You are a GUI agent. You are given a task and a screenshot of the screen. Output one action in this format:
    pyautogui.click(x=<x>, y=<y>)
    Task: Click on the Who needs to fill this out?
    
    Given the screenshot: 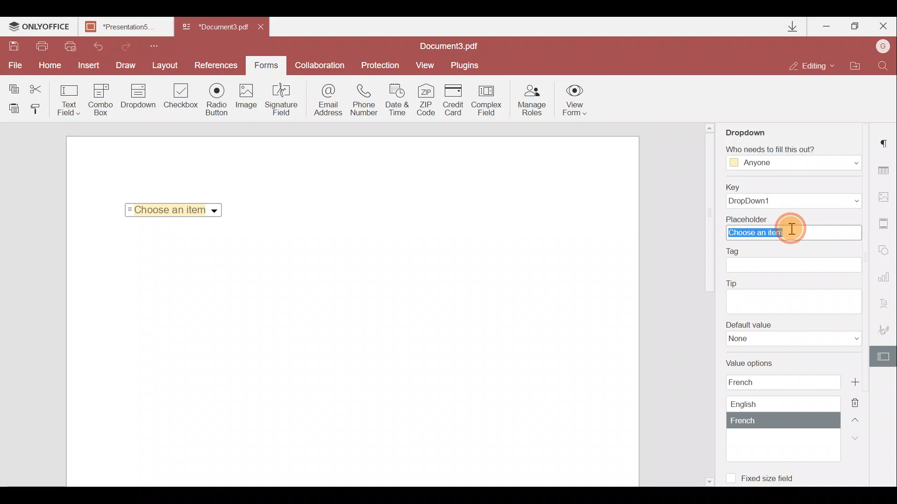 What is the action you would take?
    pyautogui.click(x=793, y=155)
    